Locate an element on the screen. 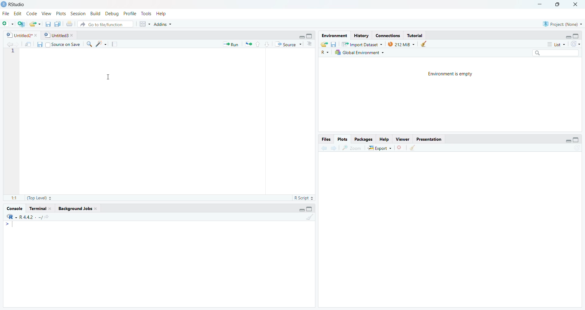  source on save is located at coordinates (63, 44).